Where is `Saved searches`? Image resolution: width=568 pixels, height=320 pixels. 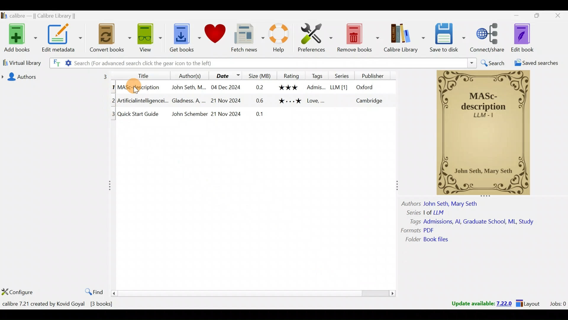 Saved searches is located at coordinates (533, 62).